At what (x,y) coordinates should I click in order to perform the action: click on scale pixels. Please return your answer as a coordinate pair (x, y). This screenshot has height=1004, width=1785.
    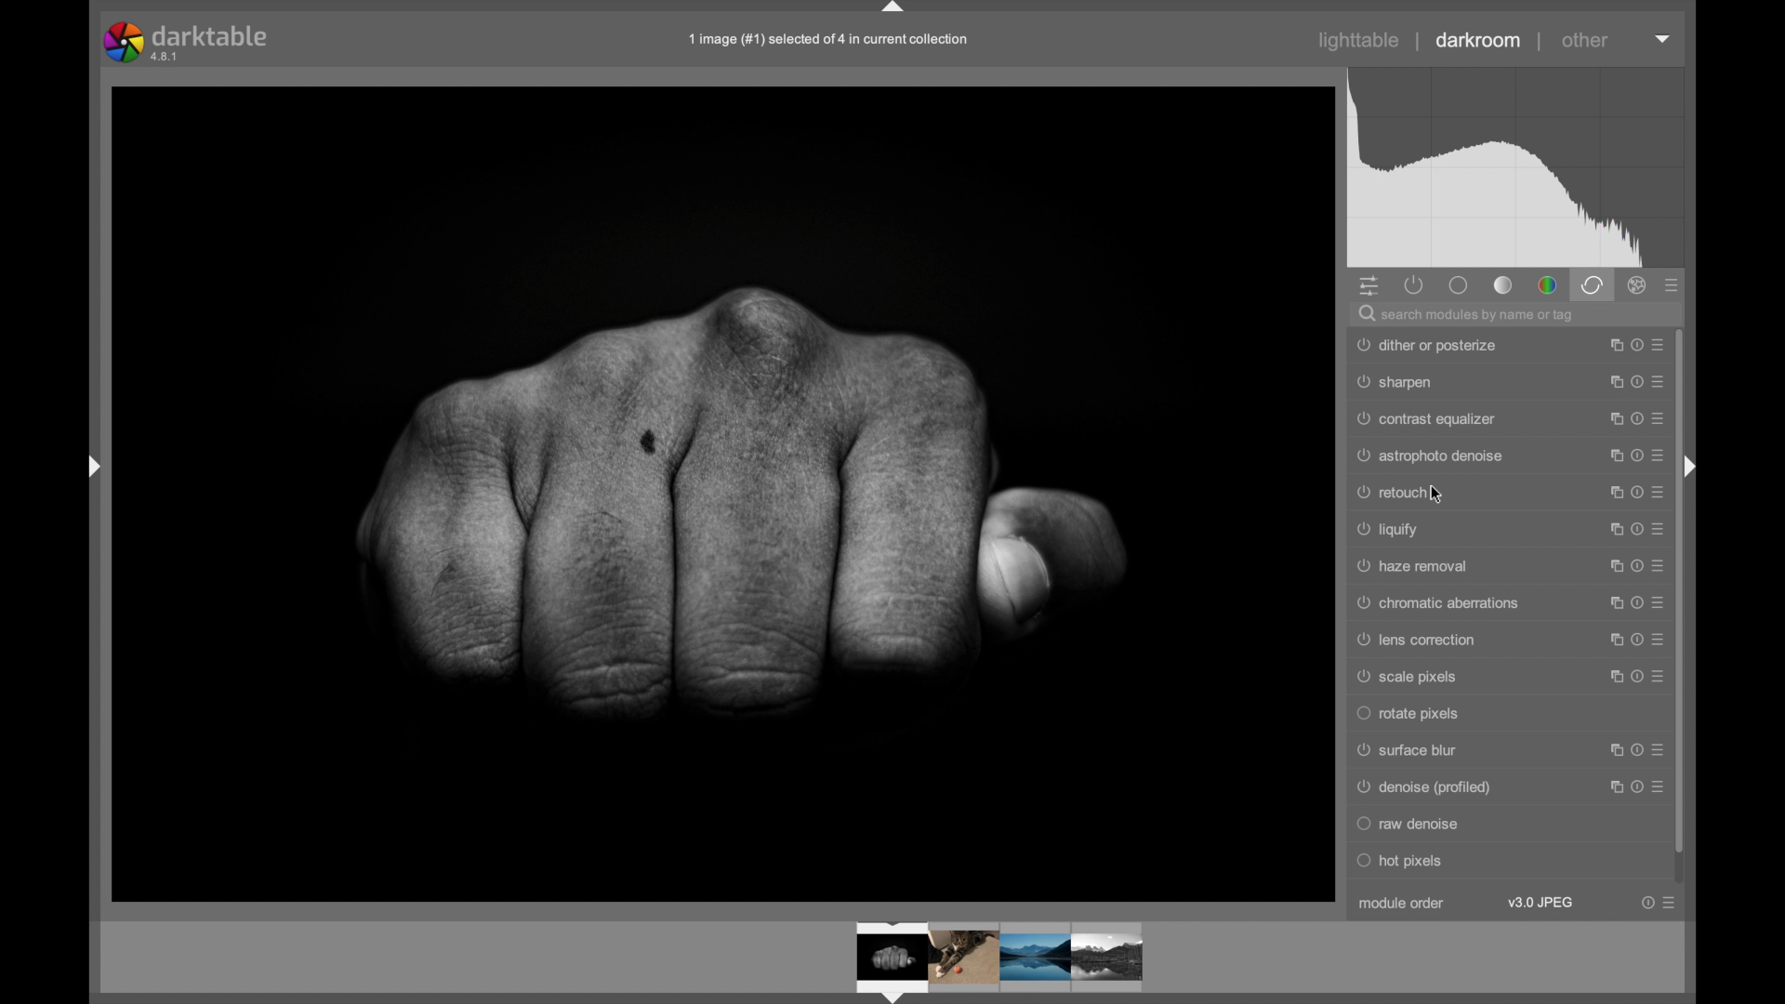
    Looking at the image, I should click on (1406, 677).